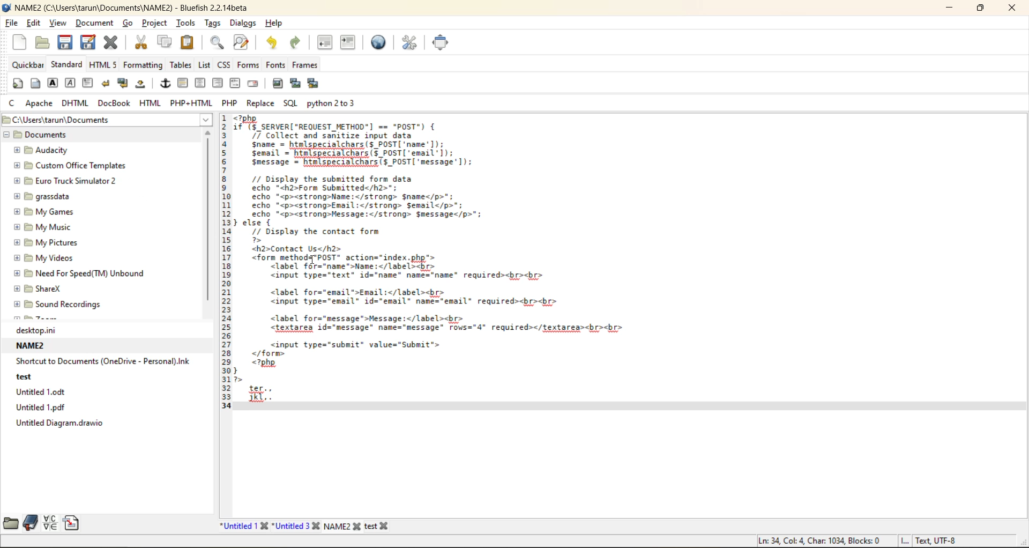 This screenshot has width=1029, height=548. I want to click on right justify, so click(218, 84).